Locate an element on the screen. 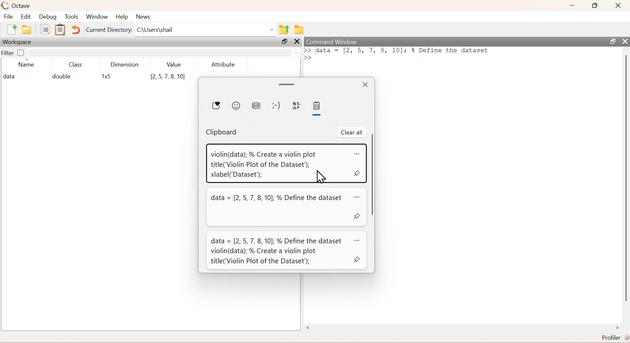 The width and height of the screenshot is (630, 343). gif is located at coordinates (257, 106).